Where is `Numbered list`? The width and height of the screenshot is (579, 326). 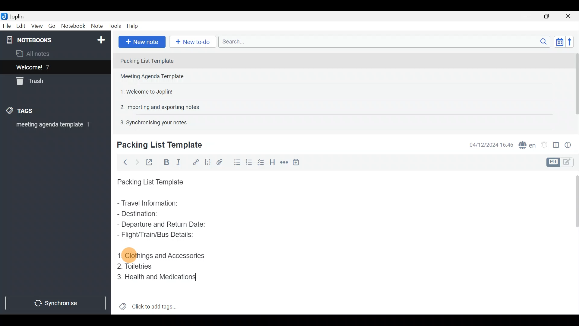
Numbered list is located at coordinates (261, 162).